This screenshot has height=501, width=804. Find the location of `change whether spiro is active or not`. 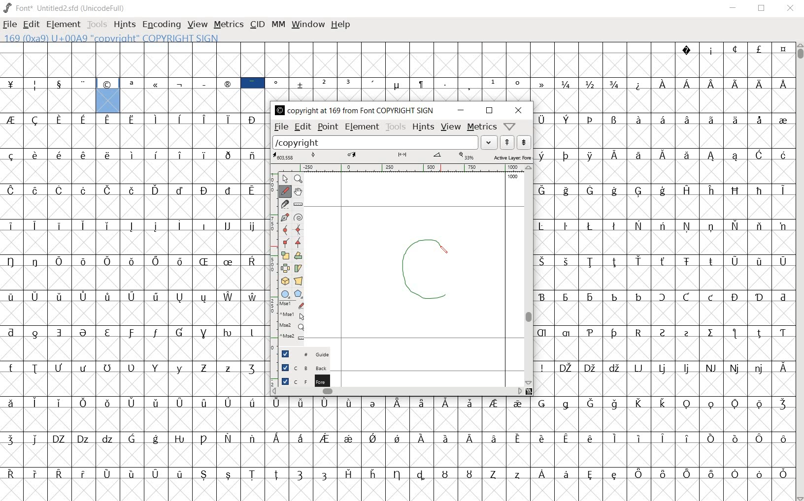

change whether spiro is active or not is located at coordinates (299, 217).